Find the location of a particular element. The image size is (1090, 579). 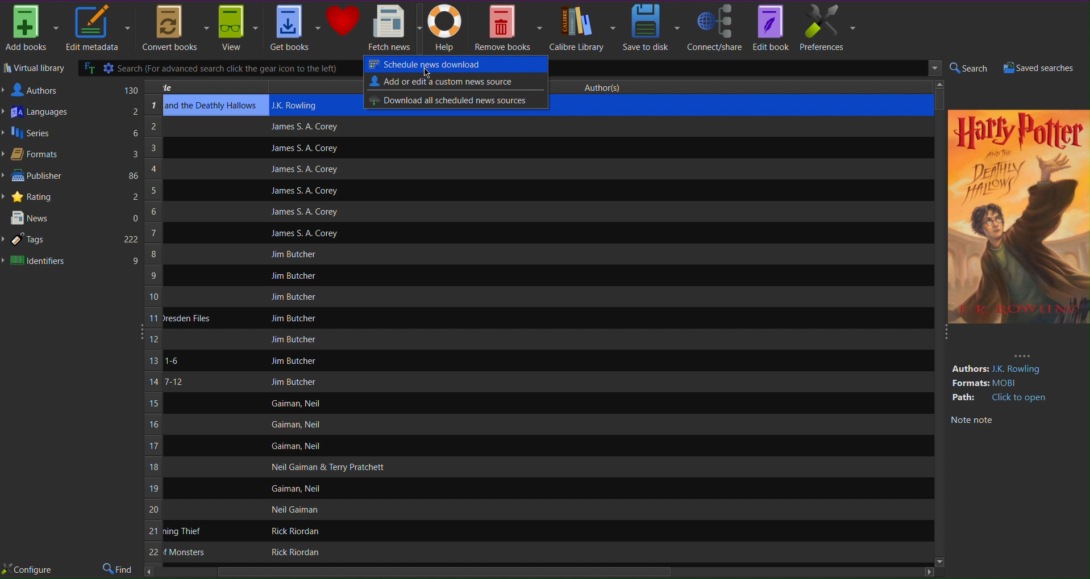

Convert is located at coordinates (173, 28).